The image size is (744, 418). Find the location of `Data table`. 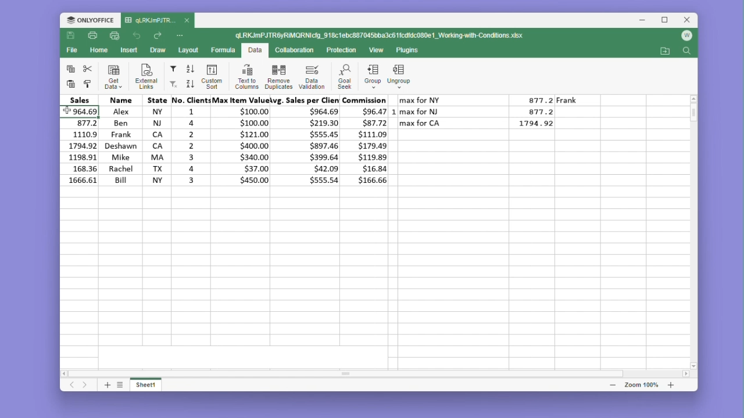

Data table is located at coordinates (488, 115).